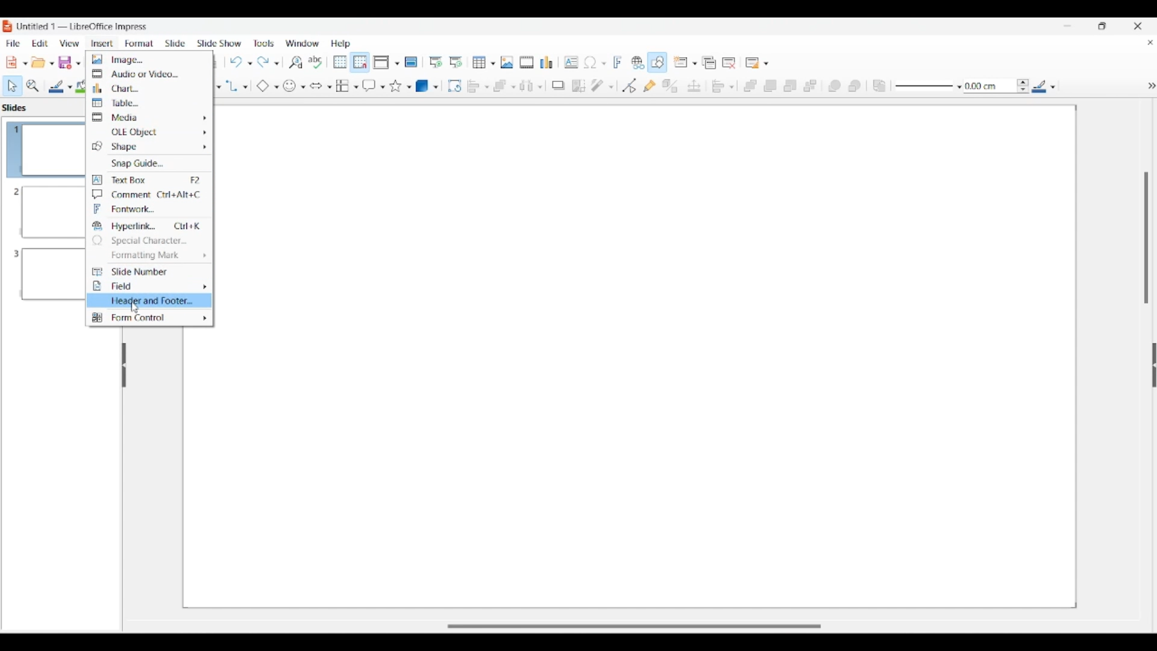  Describe the element at coordinates (835, 86) in the screenshot. I see `Infornt object` at that location.